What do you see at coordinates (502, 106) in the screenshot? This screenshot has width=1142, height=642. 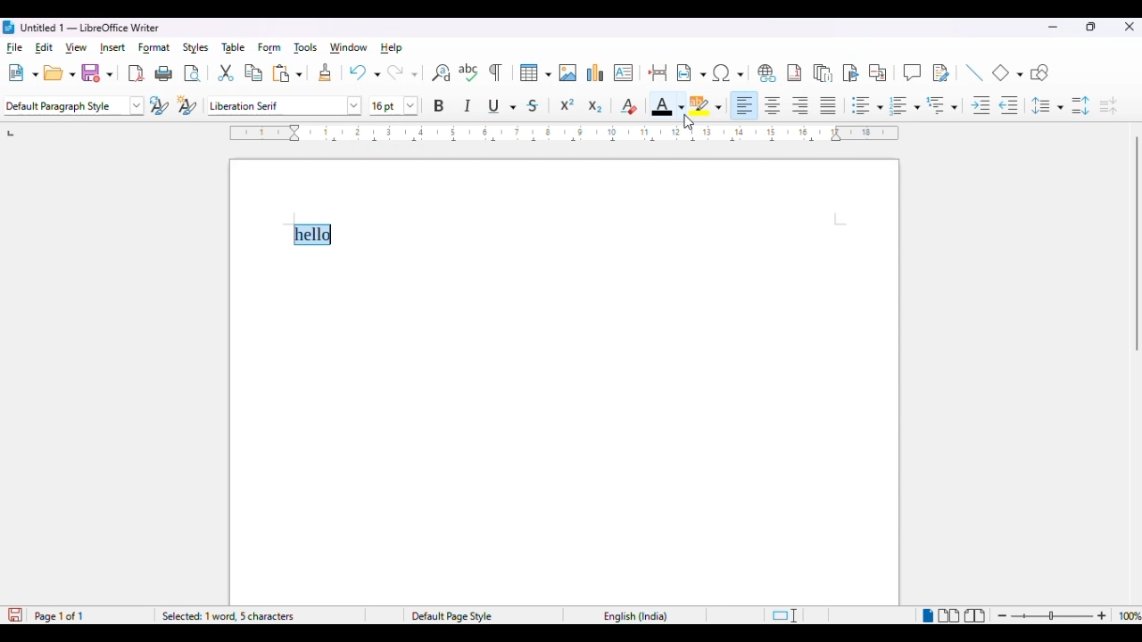 I see `underline` at bounding box center [502, 106].